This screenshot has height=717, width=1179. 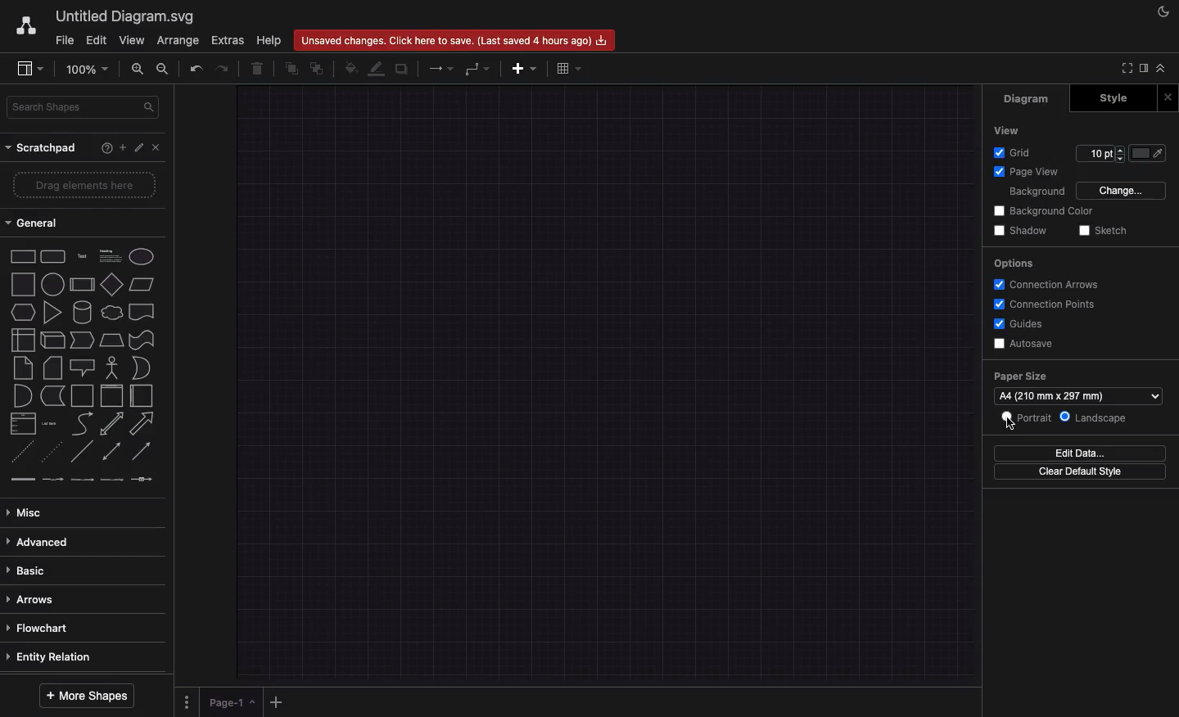 I want to click on Zoom, so click(x=87, y=70).